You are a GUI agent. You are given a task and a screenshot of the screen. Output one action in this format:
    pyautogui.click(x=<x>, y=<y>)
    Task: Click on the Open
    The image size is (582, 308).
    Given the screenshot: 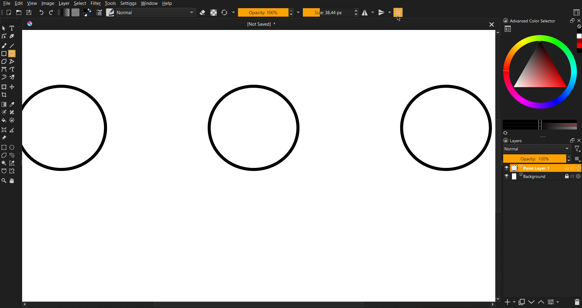 What is the action you would take?
    pyautogui.click(x=21, y=12)
    